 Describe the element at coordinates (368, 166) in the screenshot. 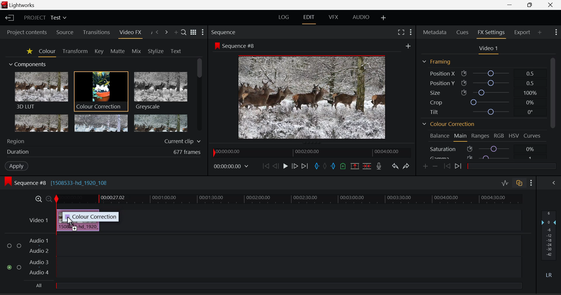

I see `Delete/Cut` at that location.